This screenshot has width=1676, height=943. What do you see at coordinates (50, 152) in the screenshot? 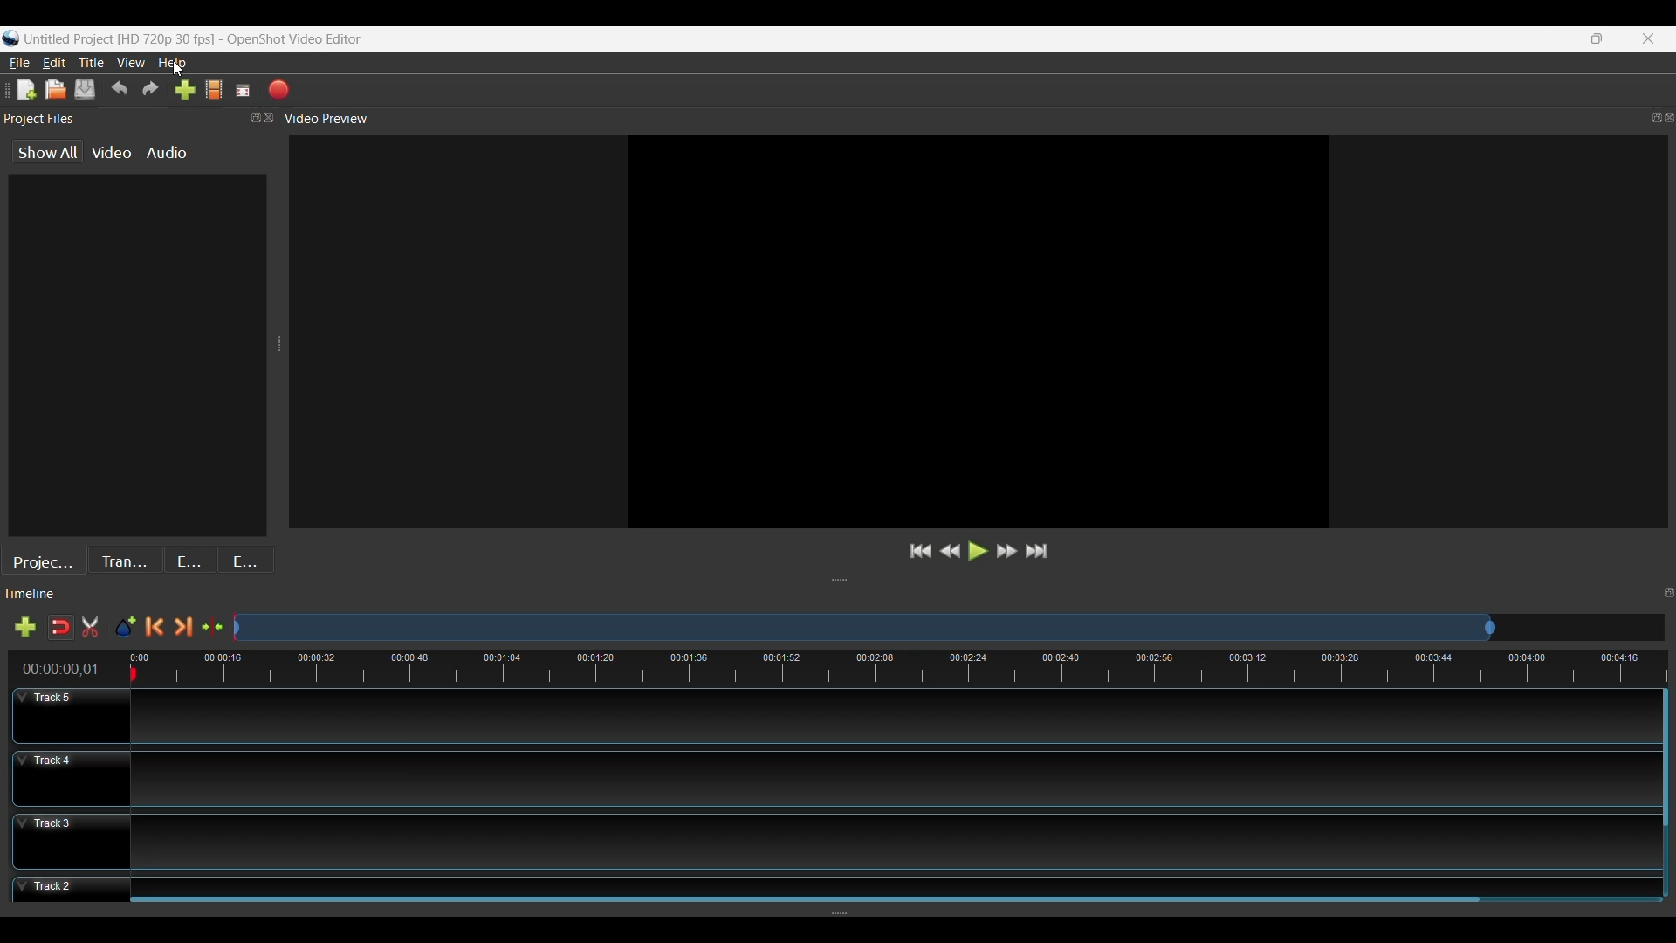
I see `Showall` at bounding box center [50, 152].